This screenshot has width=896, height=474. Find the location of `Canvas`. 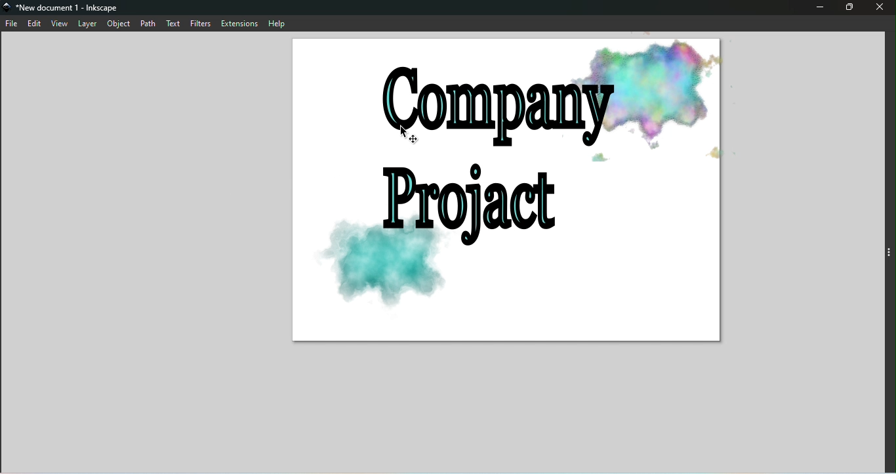

Canvas is located at coordinates (508, 197).